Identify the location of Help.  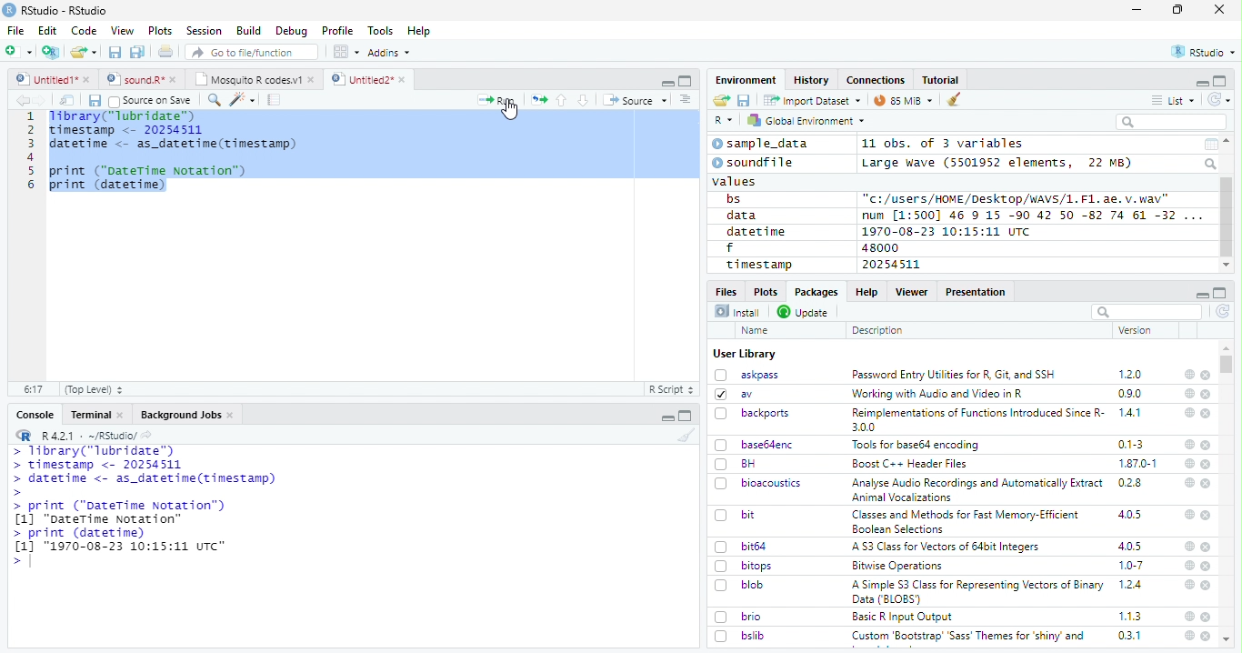
(866, 291).